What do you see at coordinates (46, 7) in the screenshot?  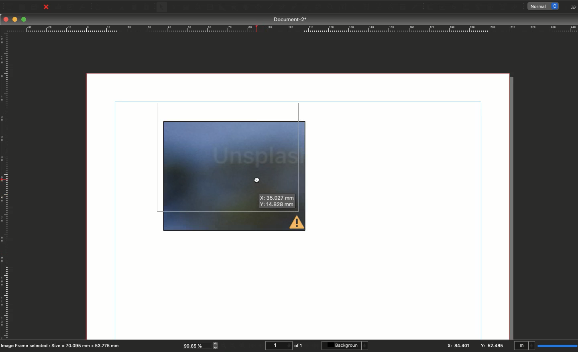 I see `Close` at bounding box center [46, 7].